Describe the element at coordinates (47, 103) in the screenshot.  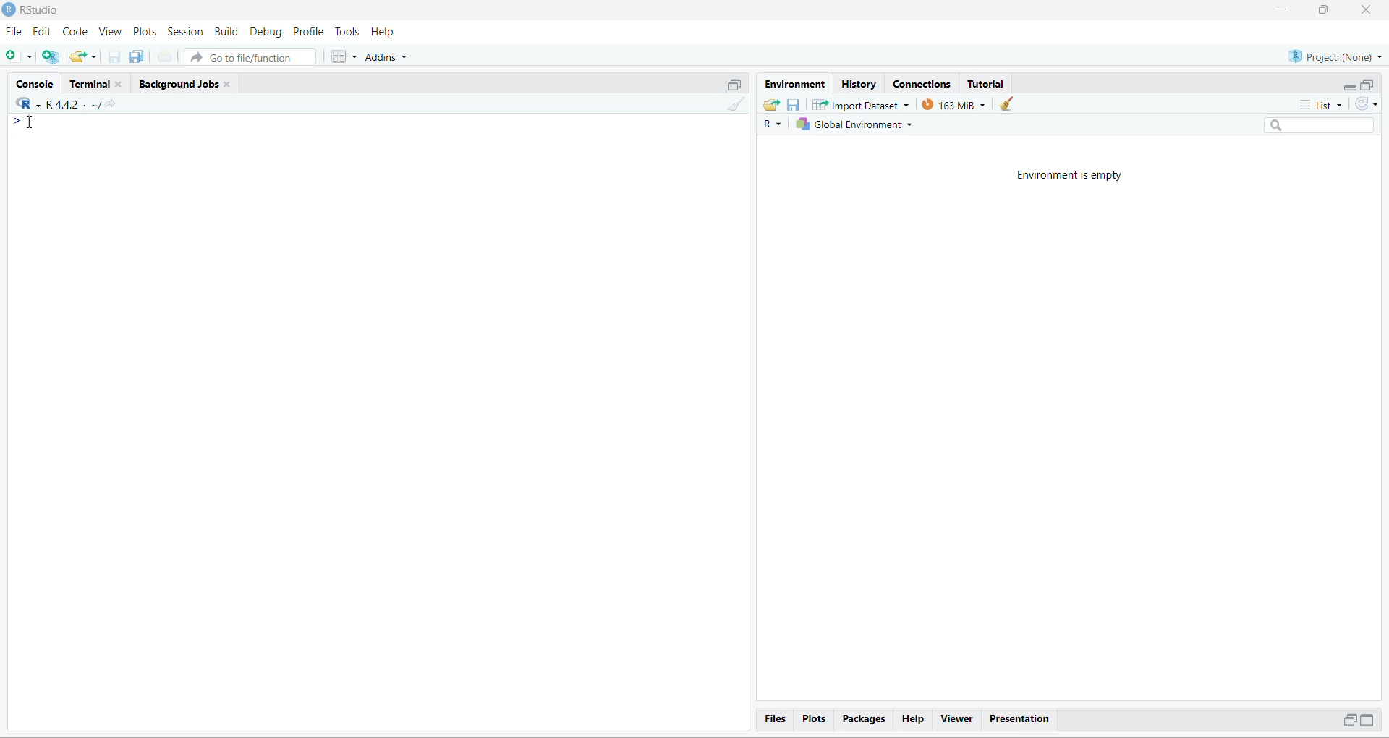
I see `"R442` at that location.